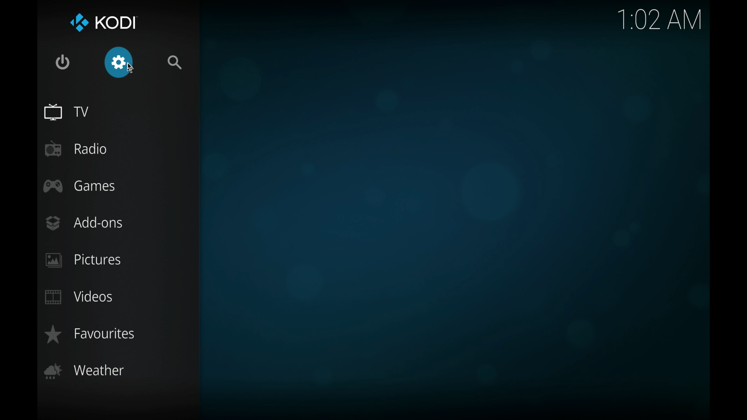 The width and height of the screenshot is (747, 420). Describe the element at coordinates (80, 24) in the screenshot. I see `kodi logo` at that location.